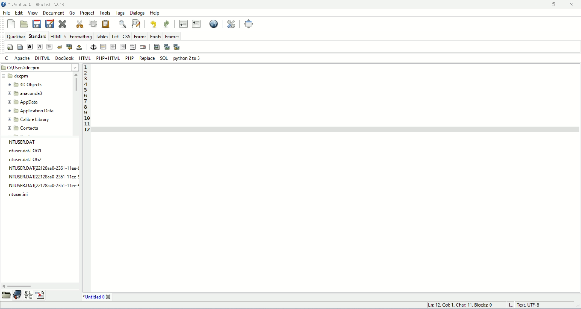  What do you see at coordinates (155, 13) in the screenshot?
I see `help` at bounding box center [155, 13].